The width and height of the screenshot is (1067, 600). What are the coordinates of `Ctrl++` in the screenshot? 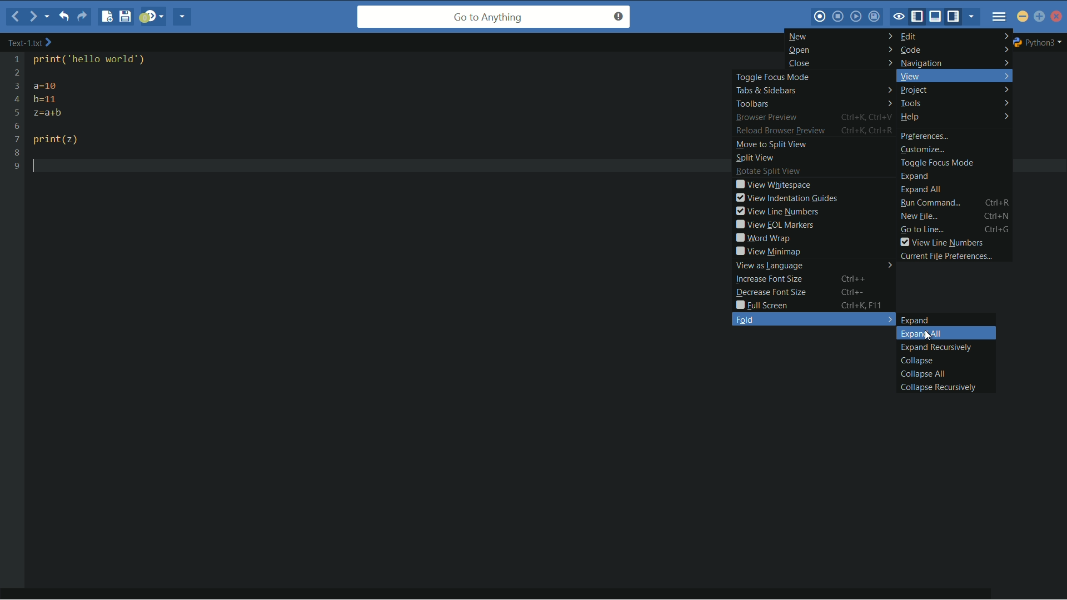 It's located at (860, 278).